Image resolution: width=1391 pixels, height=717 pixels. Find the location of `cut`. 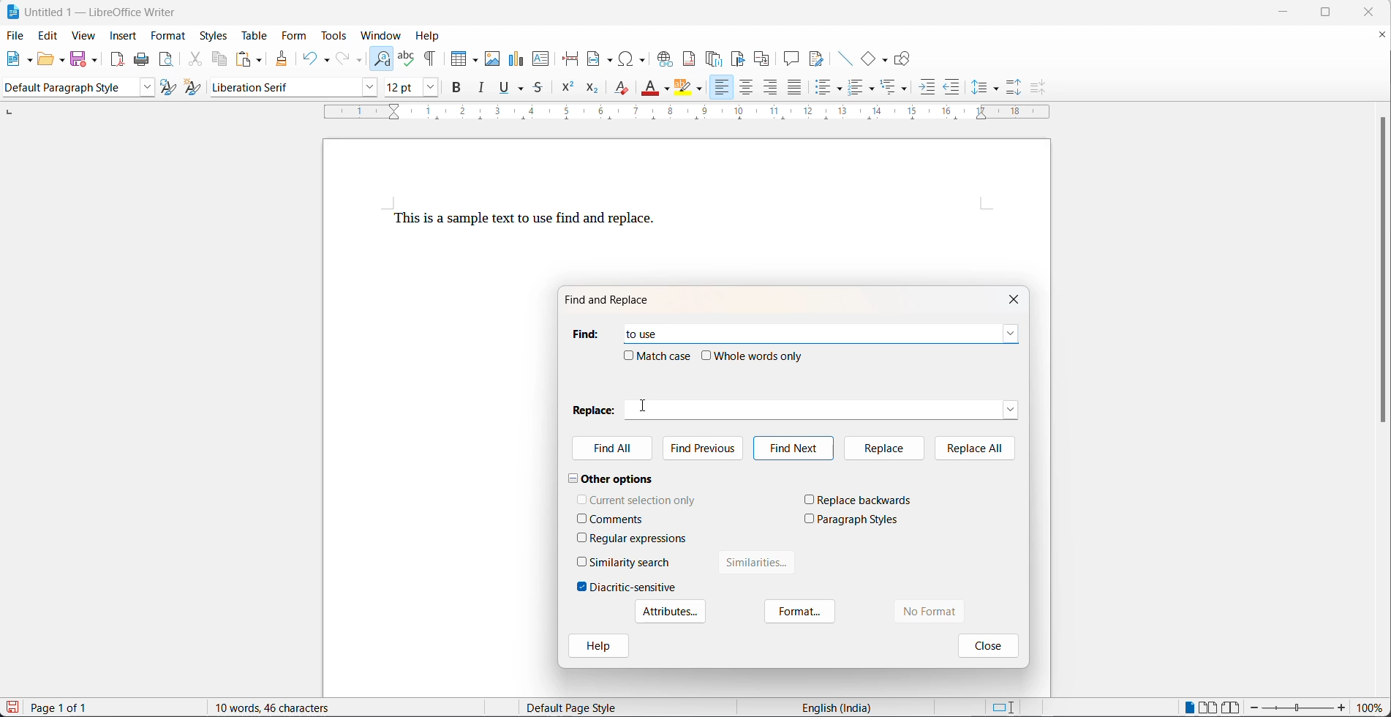

cut is located at coordinates (195, 61).